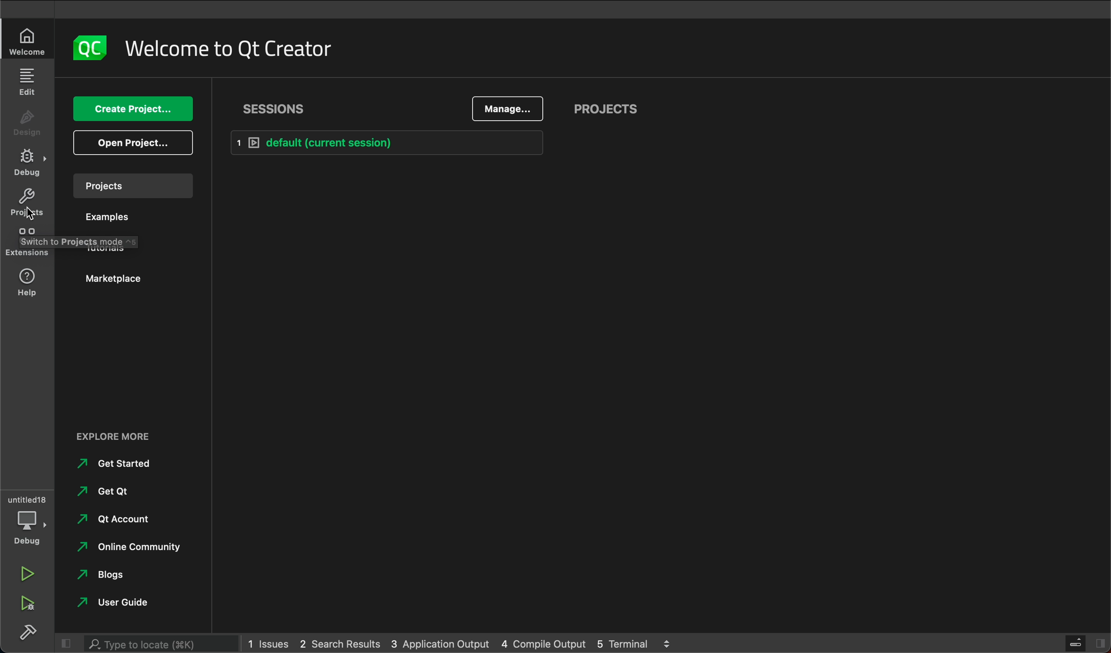  I want to click on 4 Compile Output, so click(542, 642).